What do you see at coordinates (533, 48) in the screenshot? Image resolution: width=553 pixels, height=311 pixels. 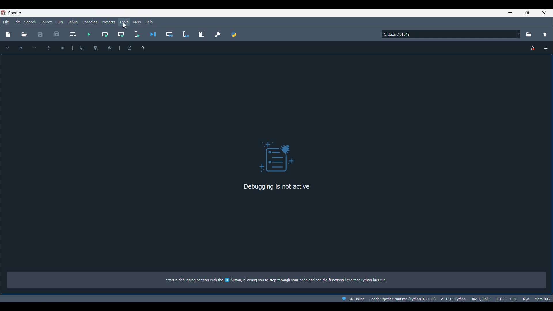 I see `Document` at bounding box center [533, 48].